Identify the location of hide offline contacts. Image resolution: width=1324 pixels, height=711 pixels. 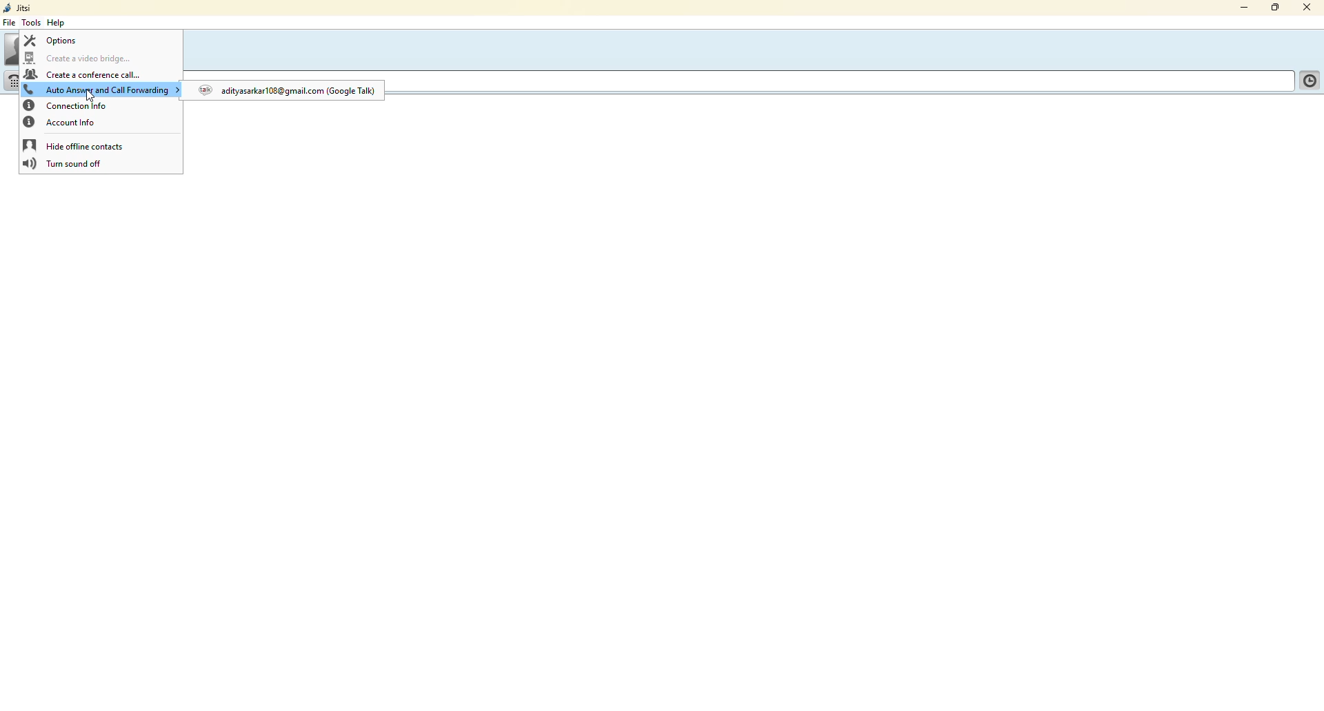
(76, 146).